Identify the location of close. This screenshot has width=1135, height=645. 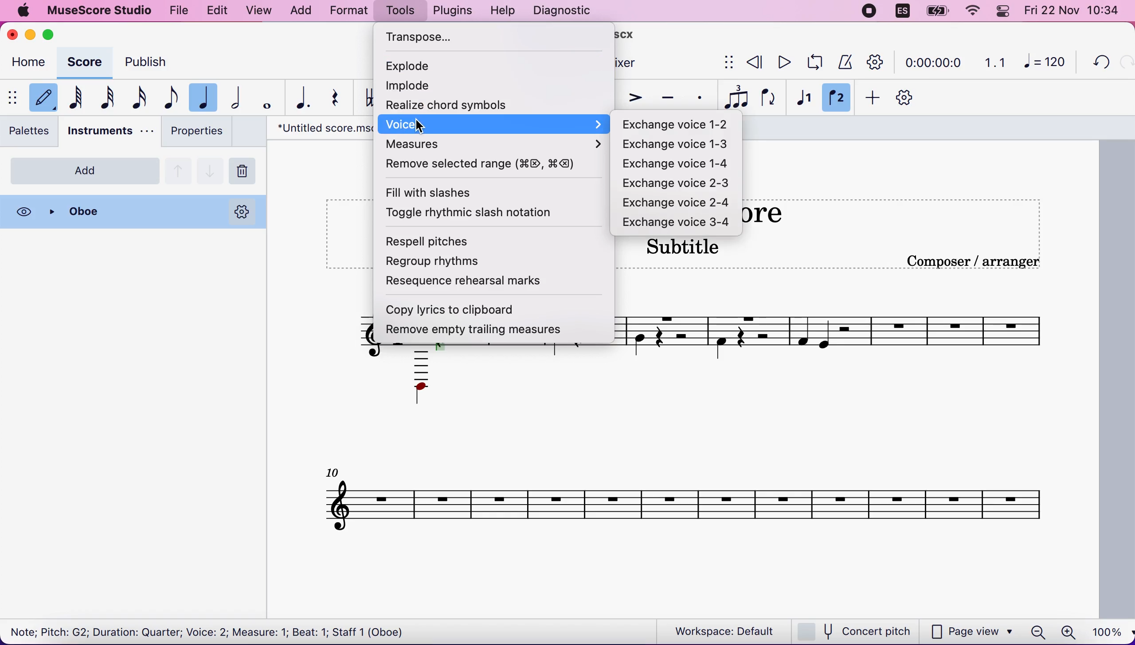
(12, 36).